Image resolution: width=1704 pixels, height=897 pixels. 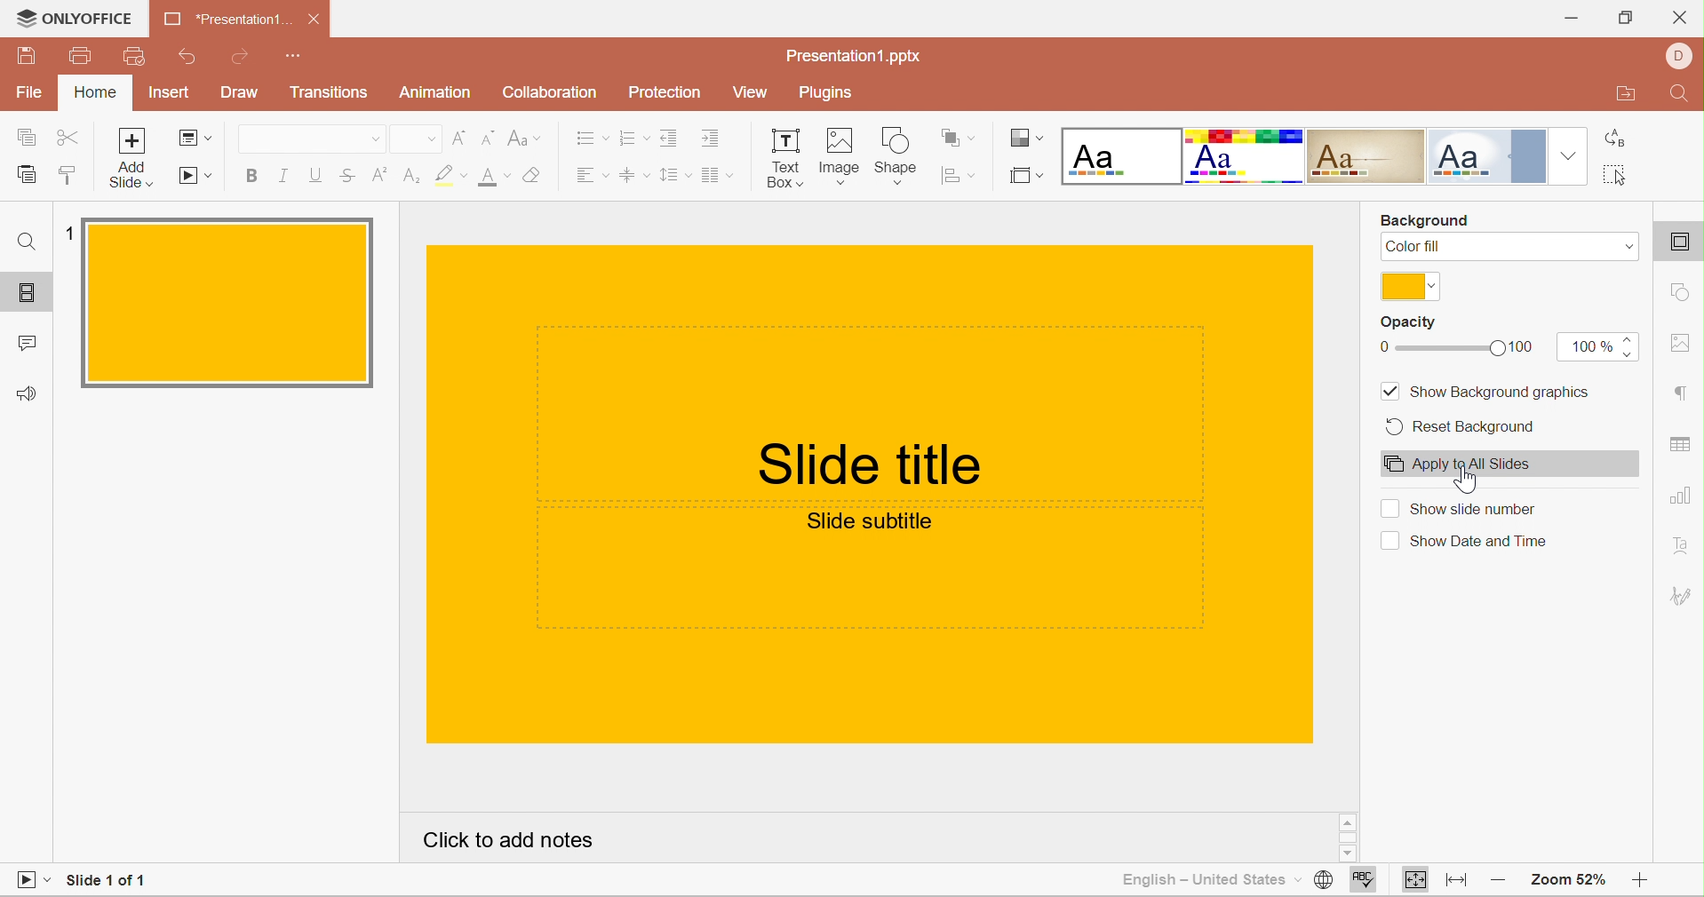 I want to click on Drop Dwon, so click(x=1624, y=246).